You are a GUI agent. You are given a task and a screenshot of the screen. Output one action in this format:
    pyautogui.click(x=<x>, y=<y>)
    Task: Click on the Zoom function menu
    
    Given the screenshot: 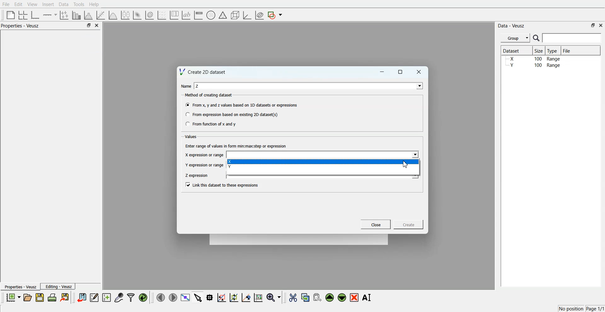 What is the action you would take?
    pyautogui.click(x=274, y=297)
    